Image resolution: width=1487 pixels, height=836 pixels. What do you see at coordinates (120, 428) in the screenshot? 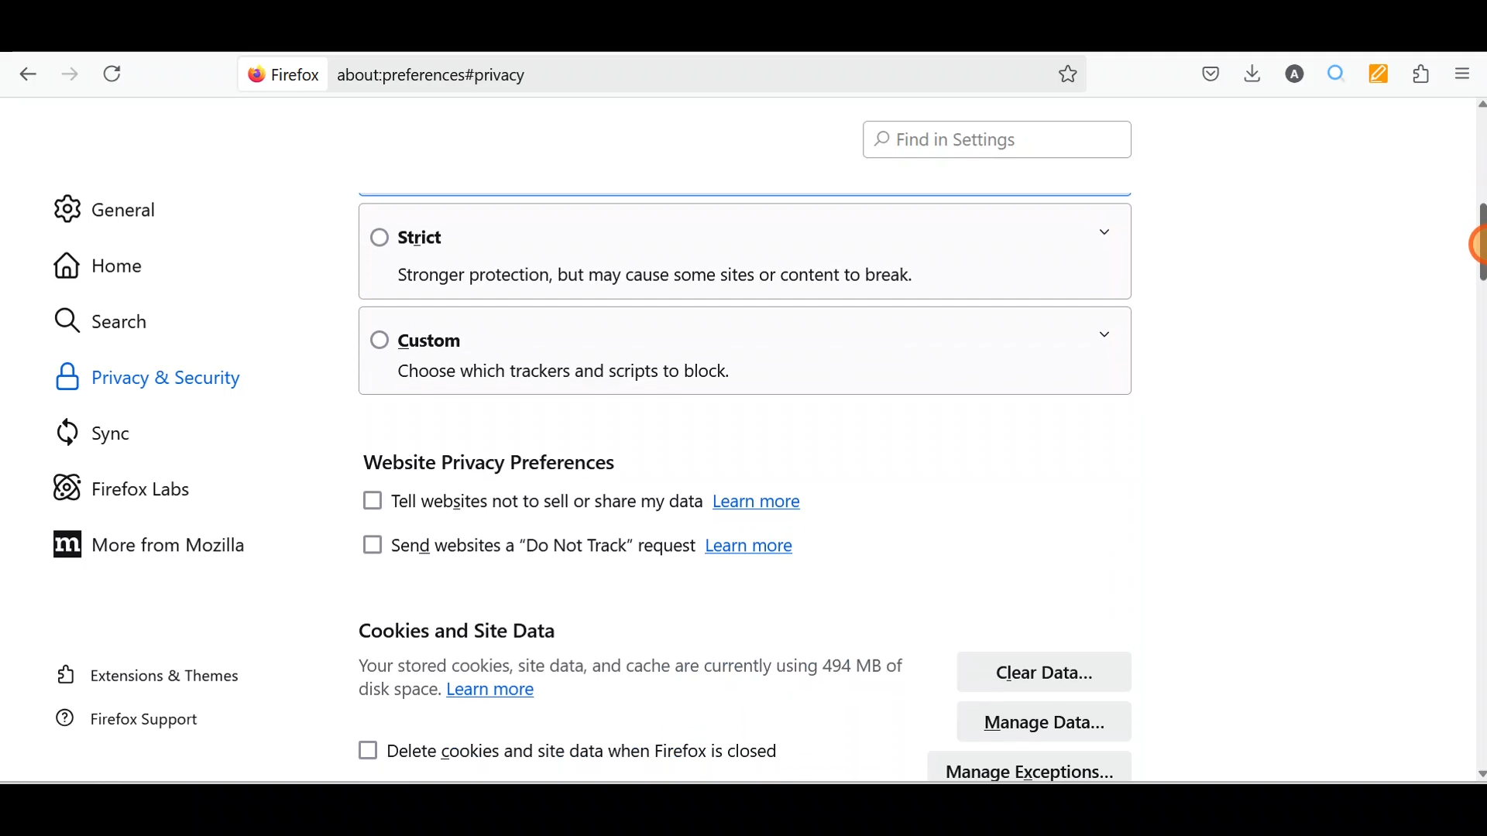
I see `Sync` at bounding box center [120, 428].